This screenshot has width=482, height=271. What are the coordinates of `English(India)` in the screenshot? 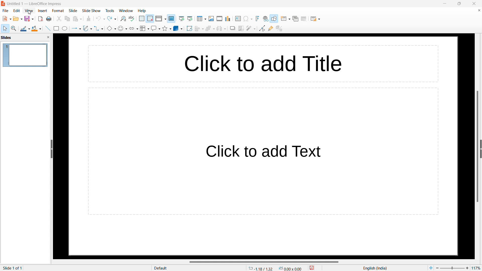 It's located at (374, 268).